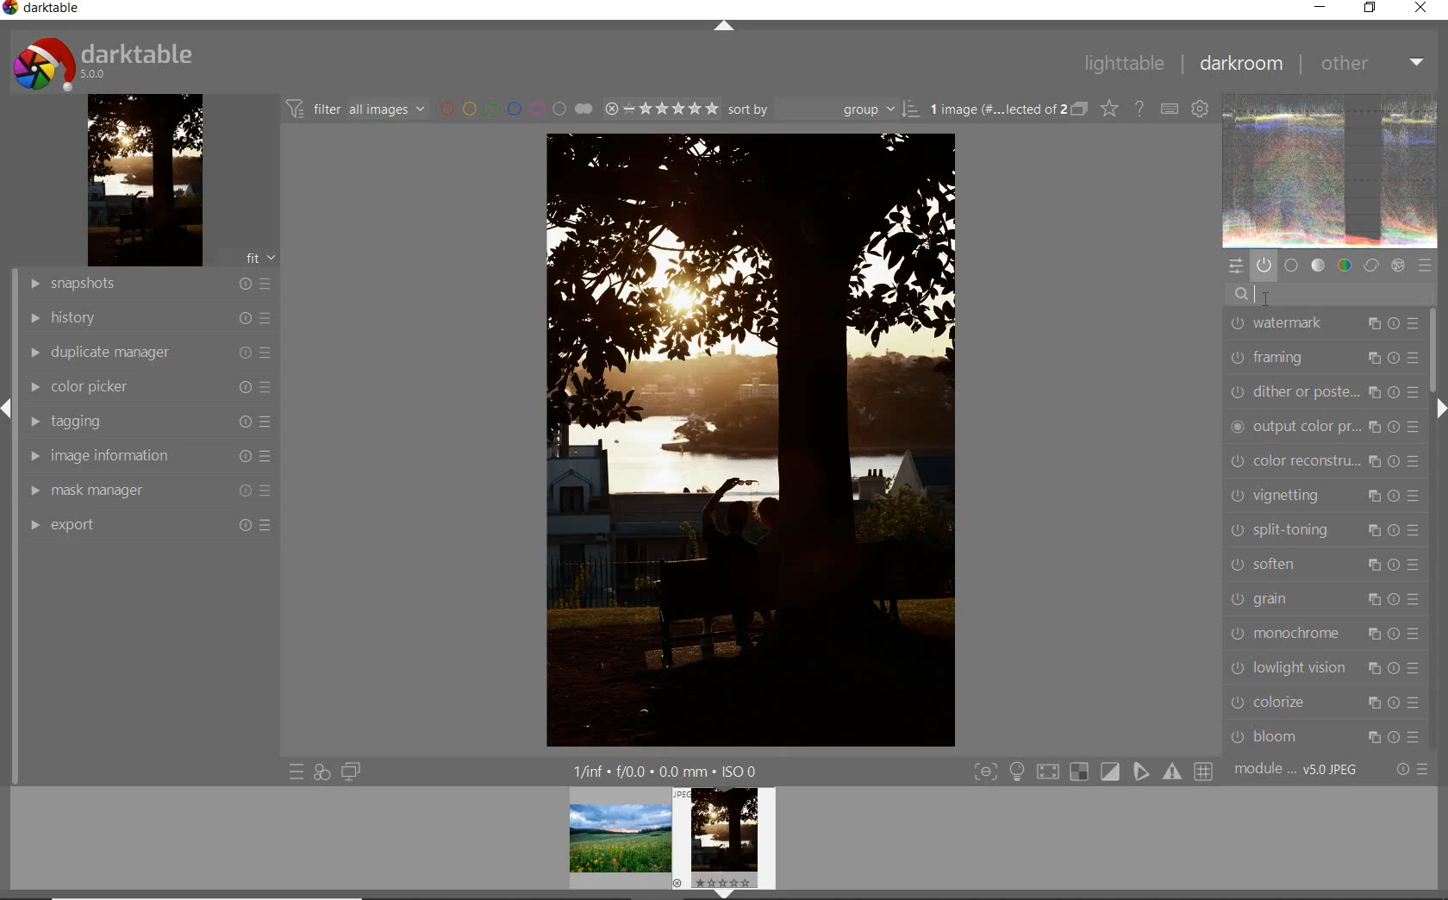  What do you see at coordinates (1264, 265) in the screenshot?
I see `show only active modules` at bounding box center [1264, 265].